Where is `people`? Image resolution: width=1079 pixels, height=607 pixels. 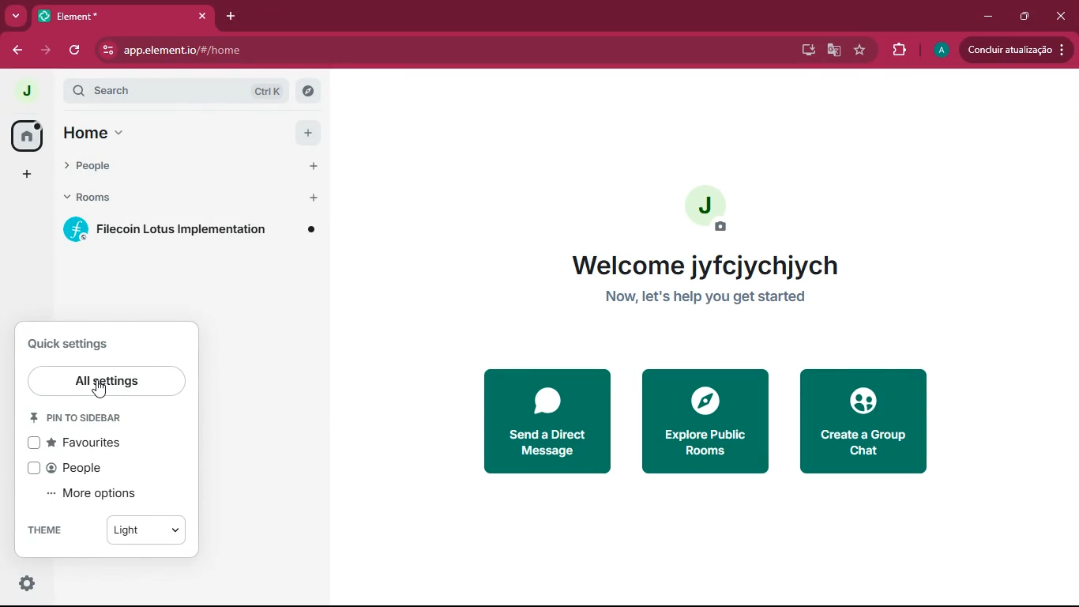 people is located at coordinates (172, 167).